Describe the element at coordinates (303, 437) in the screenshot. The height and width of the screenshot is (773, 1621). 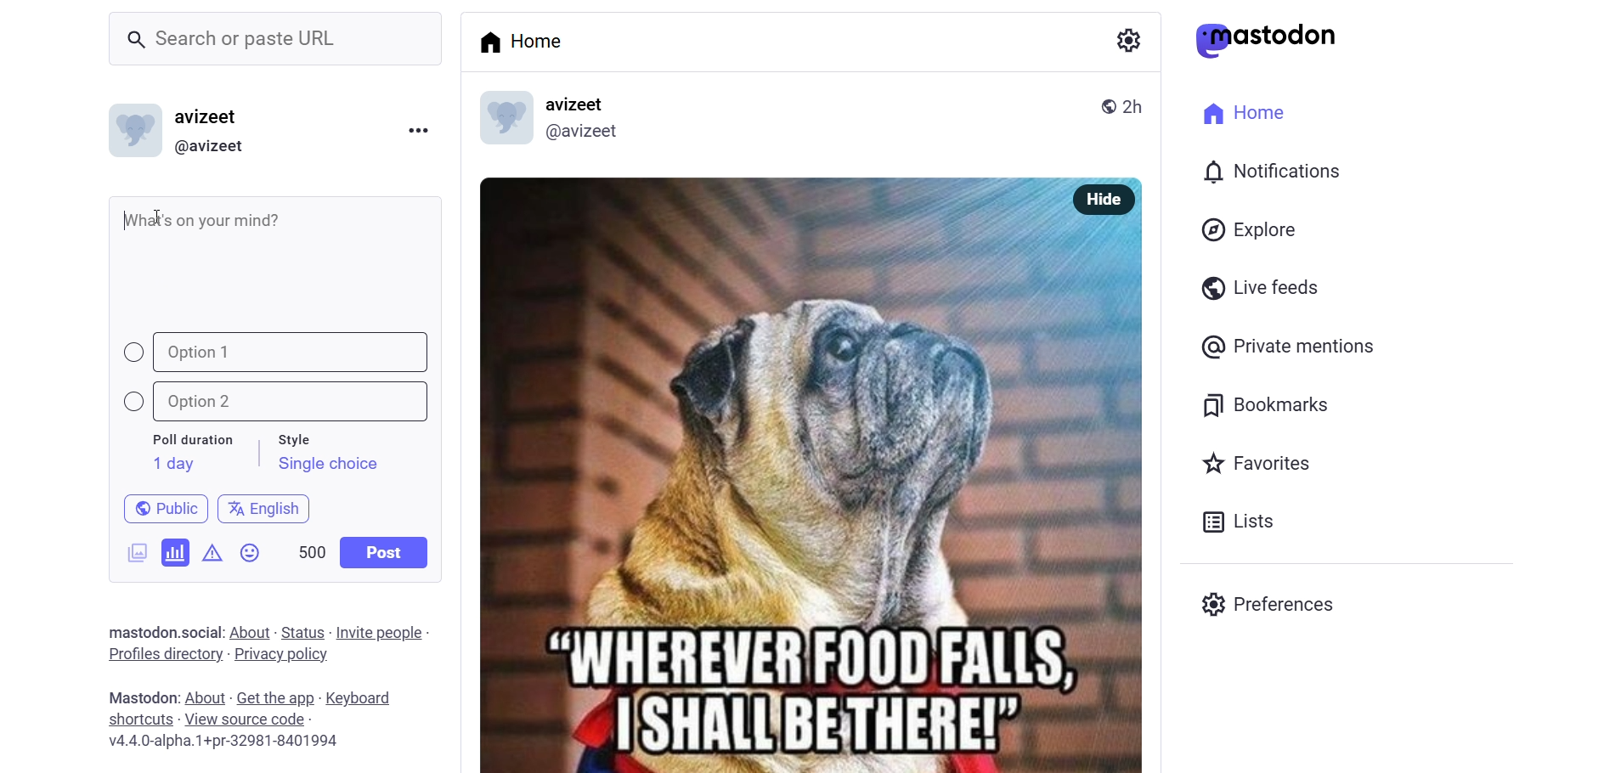
I see `style` at that location.